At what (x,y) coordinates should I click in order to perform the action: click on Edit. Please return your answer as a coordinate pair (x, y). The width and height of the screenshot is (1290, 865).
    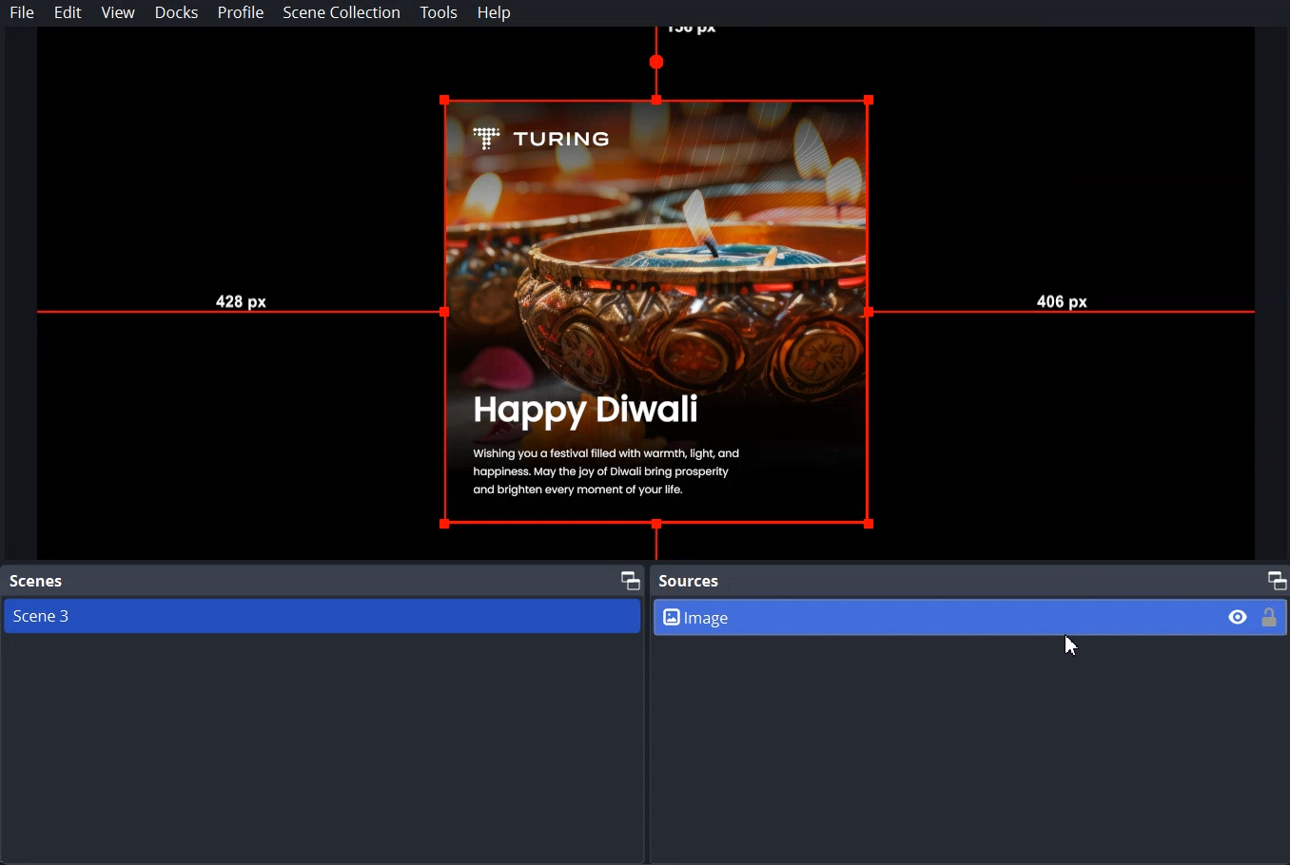
    Looking at the image, I should click on (68, 13).